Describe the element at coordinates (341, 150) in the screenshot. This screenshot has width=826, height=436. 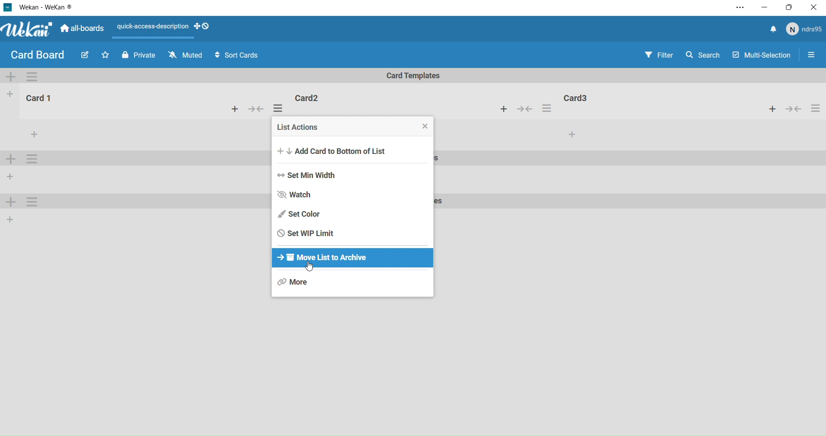
I see `Add card to bottom of list` at that location.